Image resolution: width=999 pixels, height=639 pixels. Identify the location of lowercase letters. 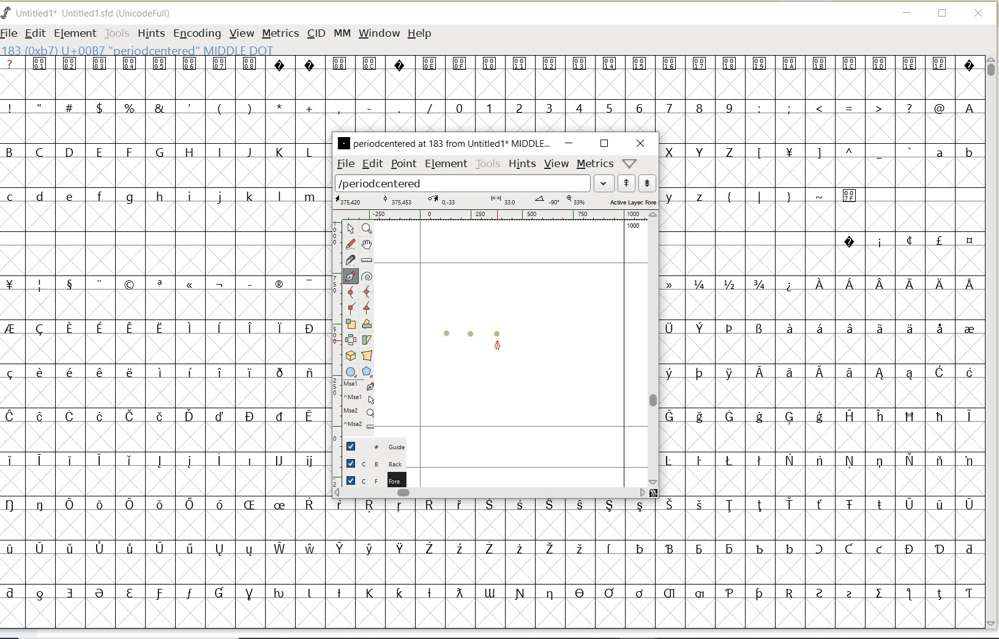
(692, 196).